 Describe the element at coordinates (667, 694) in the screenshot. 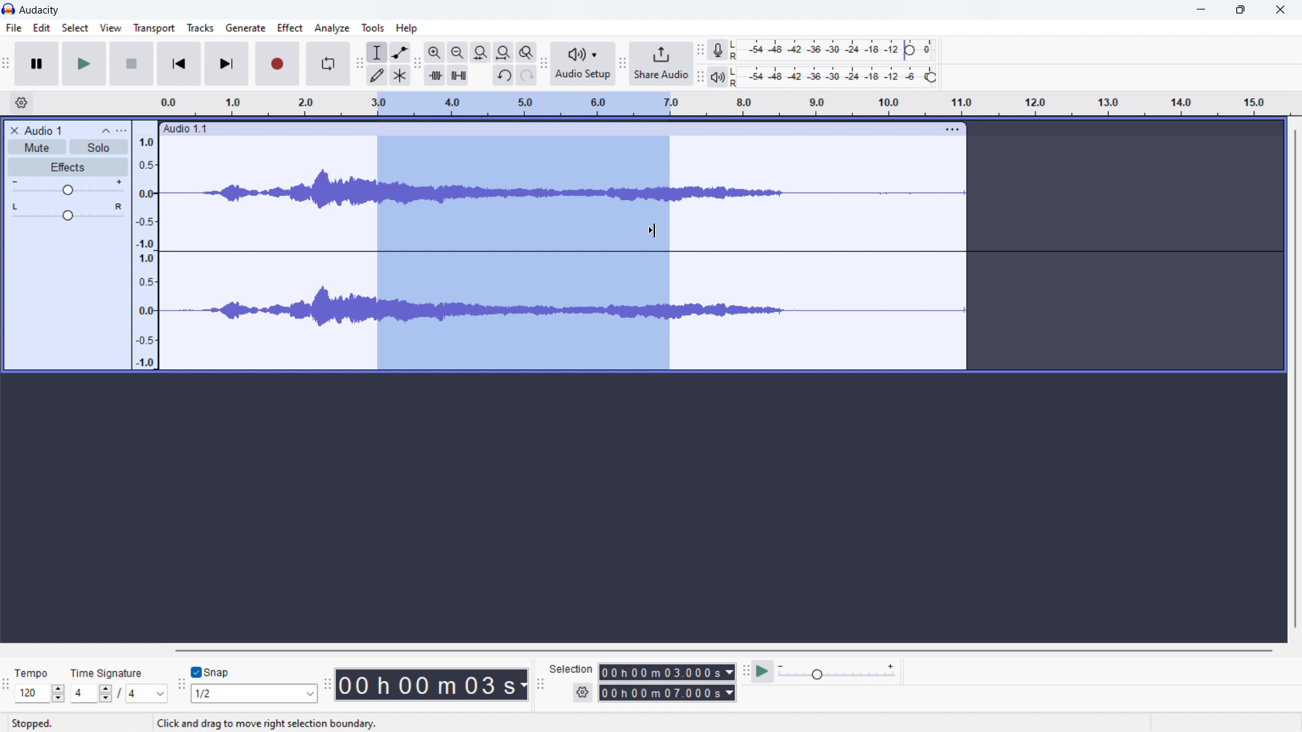

I see `00 h 00 m 07.000 s` at that location.